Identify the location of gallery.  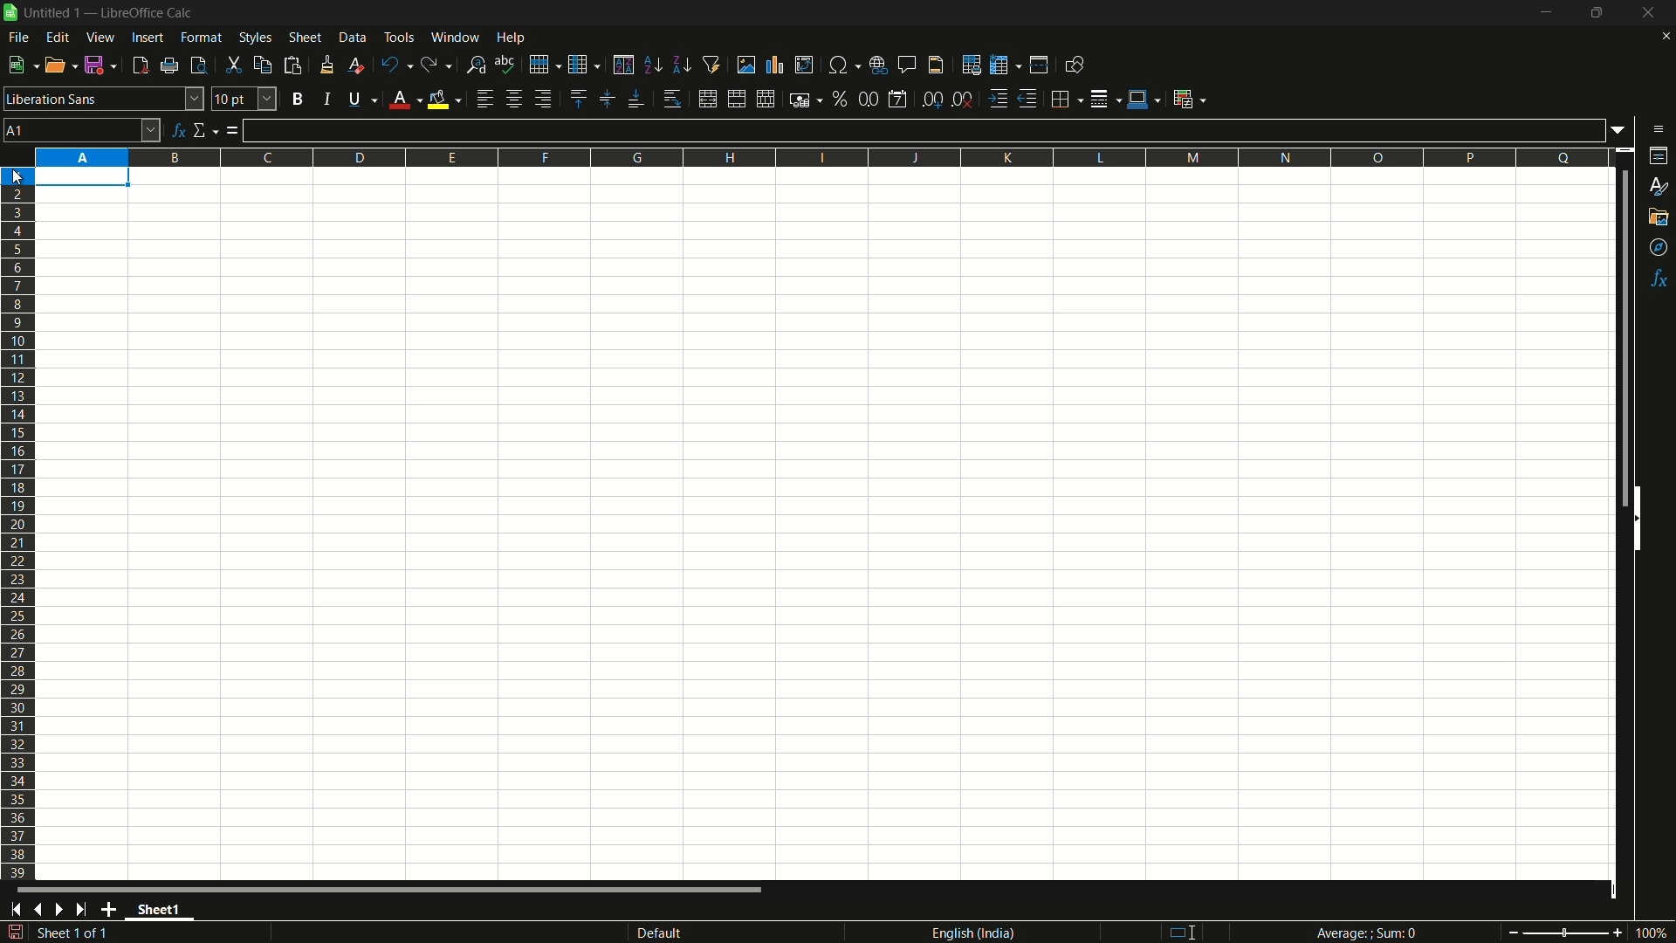
(1659, 217).